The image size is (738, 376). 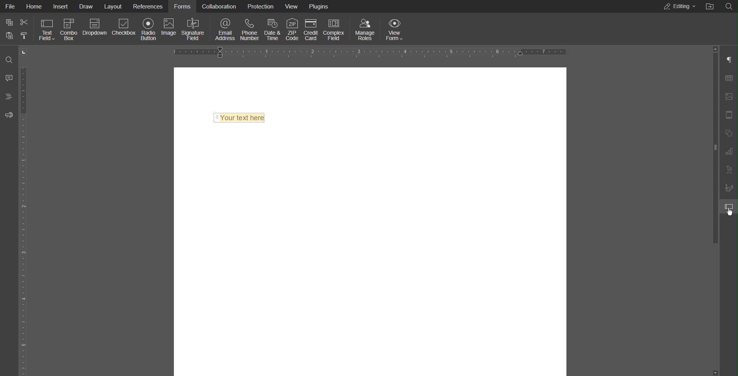 What do you see at coordinates (223, 29) in the screenshot?
I see `Email Address` at bounding box center [223, 29].